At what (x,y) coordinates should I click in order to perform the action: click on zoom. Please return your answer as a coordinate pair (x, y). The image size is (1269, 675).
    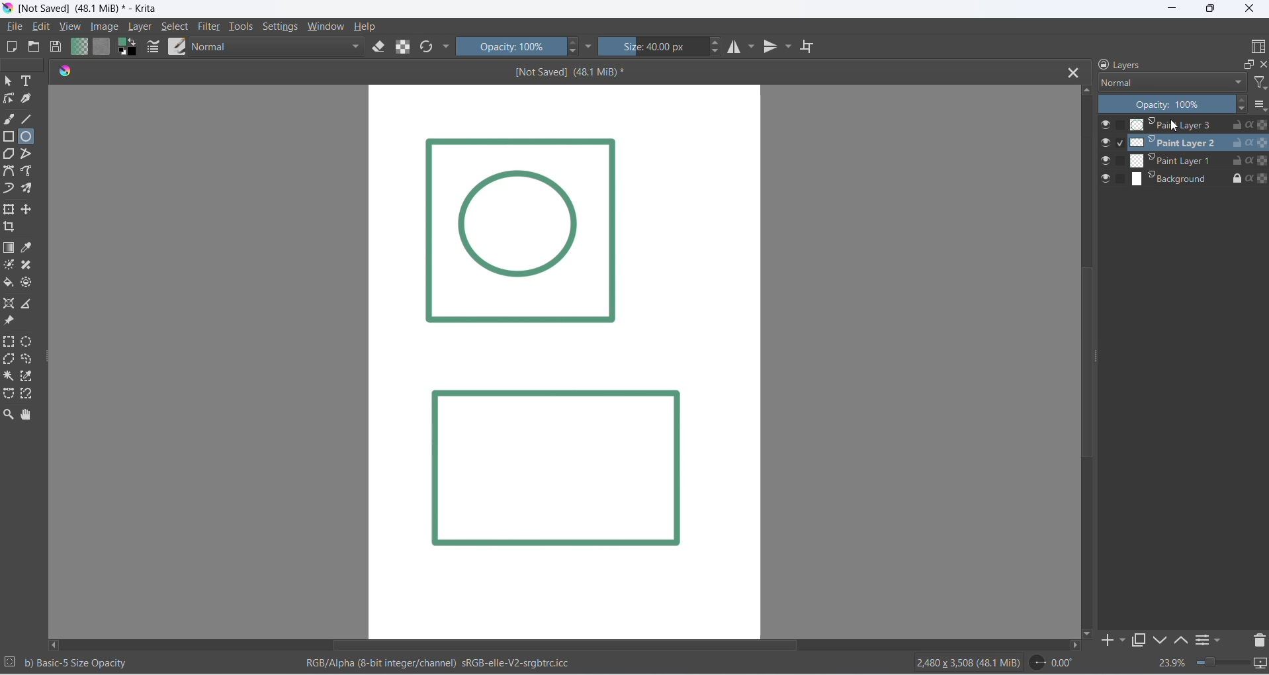
    Looking at the image, I should click on (1224, 661).